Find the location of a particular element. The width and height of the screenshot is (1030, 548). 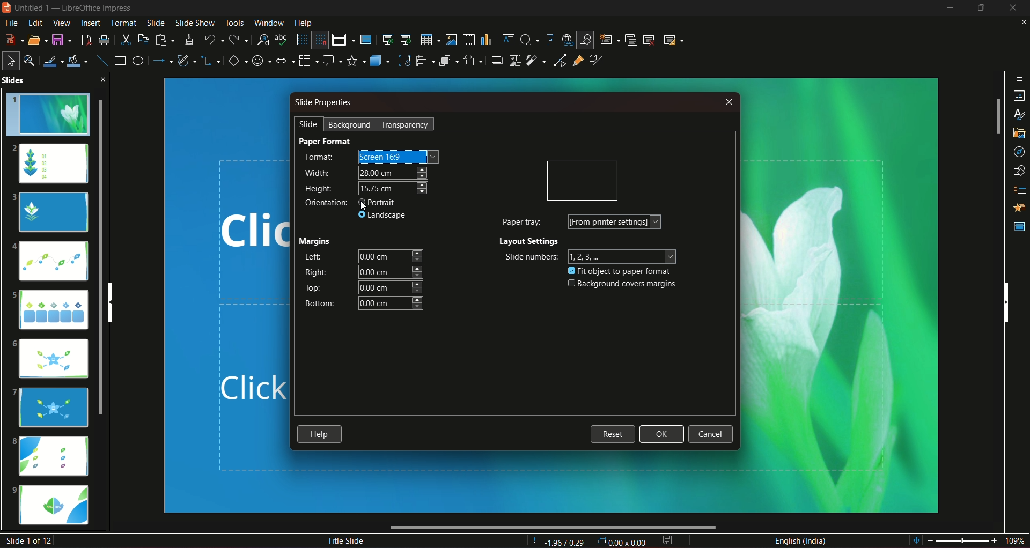

select is located at coordinates (11, 60).